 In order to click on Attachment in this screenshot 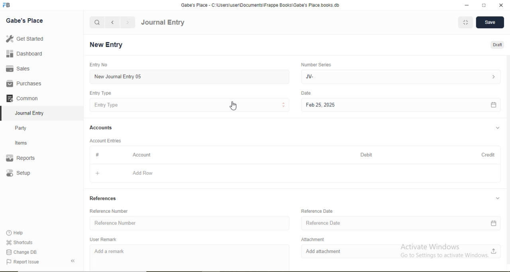, I will do `click(311, 239)`.